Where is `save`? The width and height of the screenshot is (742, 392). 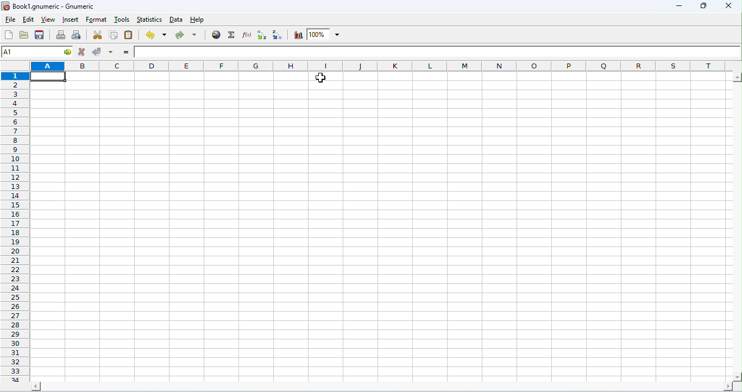 save is located at coordinates (40, 34).